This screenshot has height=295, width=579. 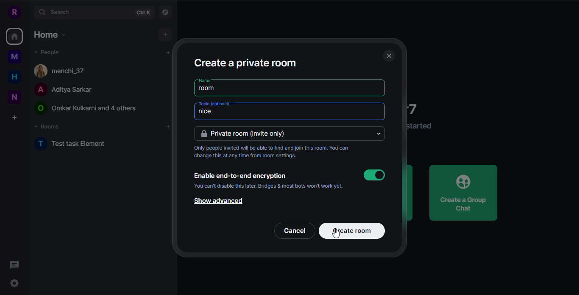 What do you see at coordinates (215, 104) in the screenshot?
I see `topic` at bounding box center [215, 104].